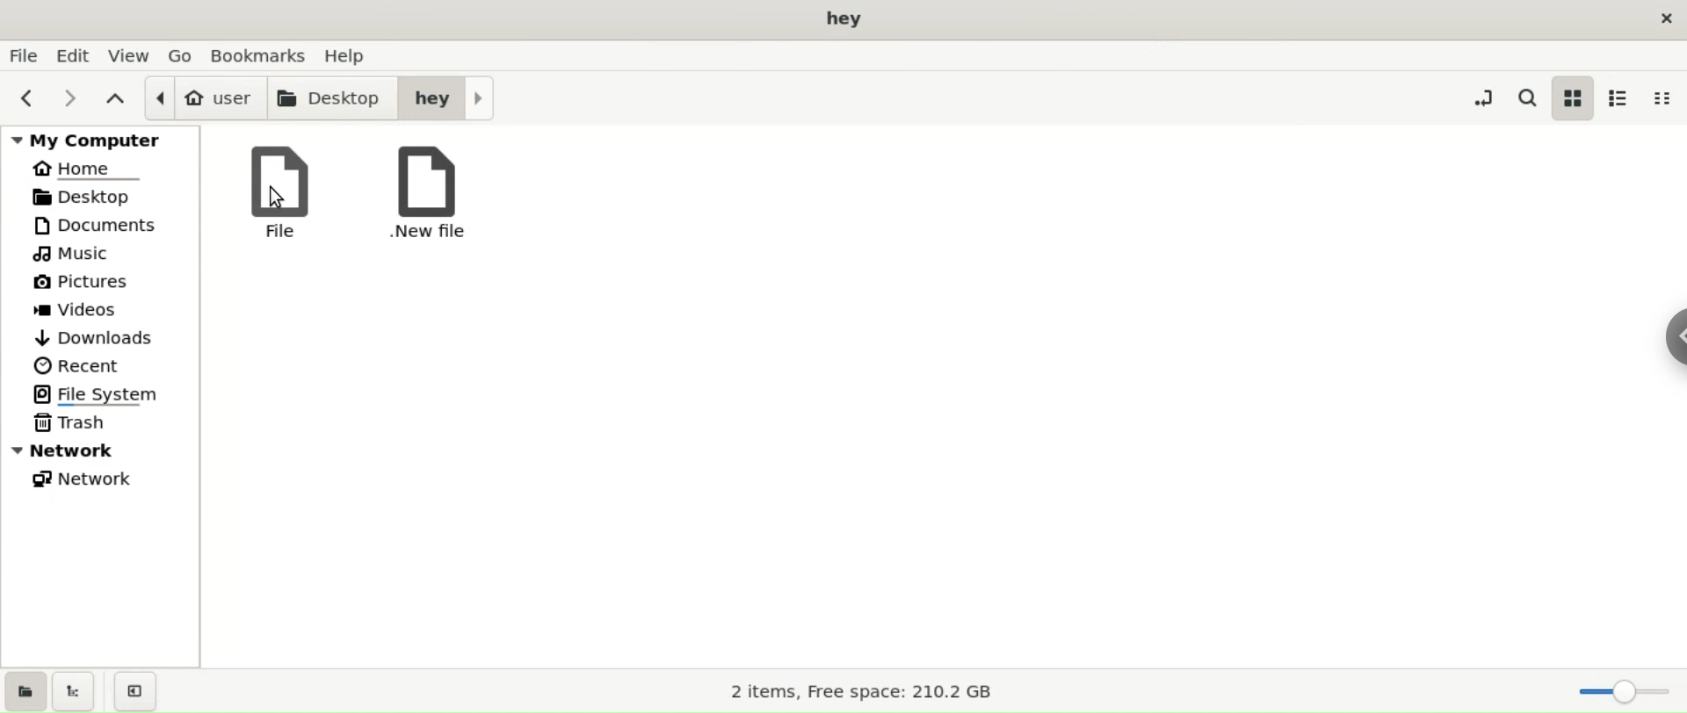 The width and height of the screenshot is (1687, 713). What do you see at coordinates (1573, 97) in the screenshot?
I see `icon view` at bounding box center [1573, 97].